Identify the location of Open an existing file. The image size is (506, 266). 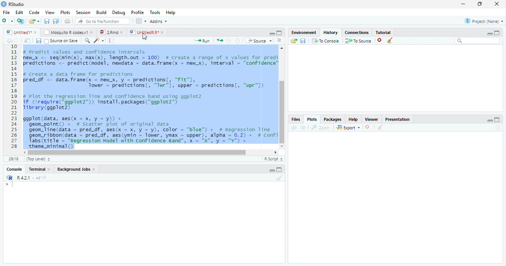
(35, 22).